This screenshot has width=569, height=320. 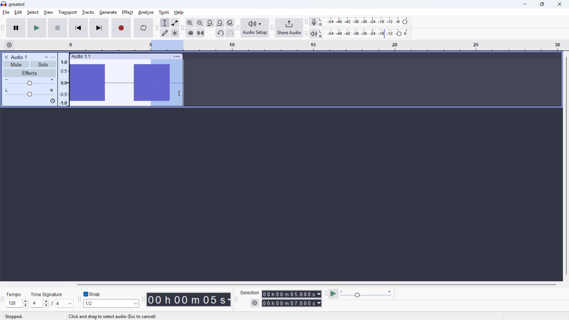 What do you see at coordinates (179, 94) in the screenshot?
I see `Cursor ` at bounding box center [179, 94].